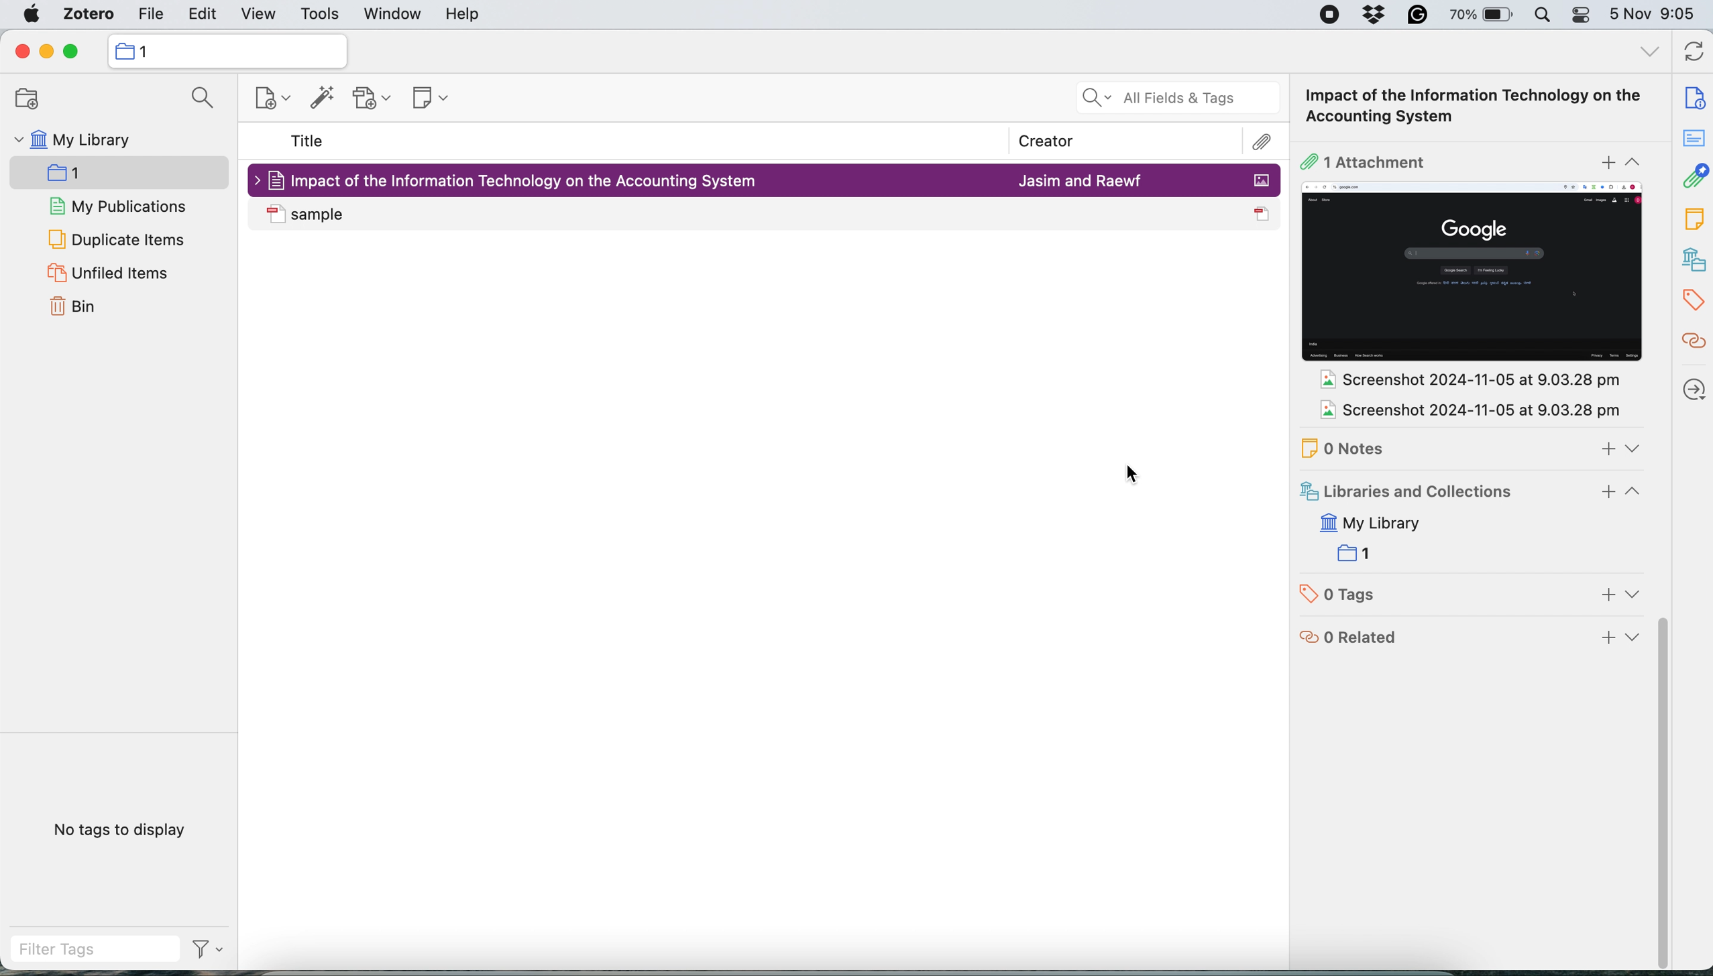 The width and height of the screenshot is (1713, 976). I want to click on attachment, so click(1468, 158).